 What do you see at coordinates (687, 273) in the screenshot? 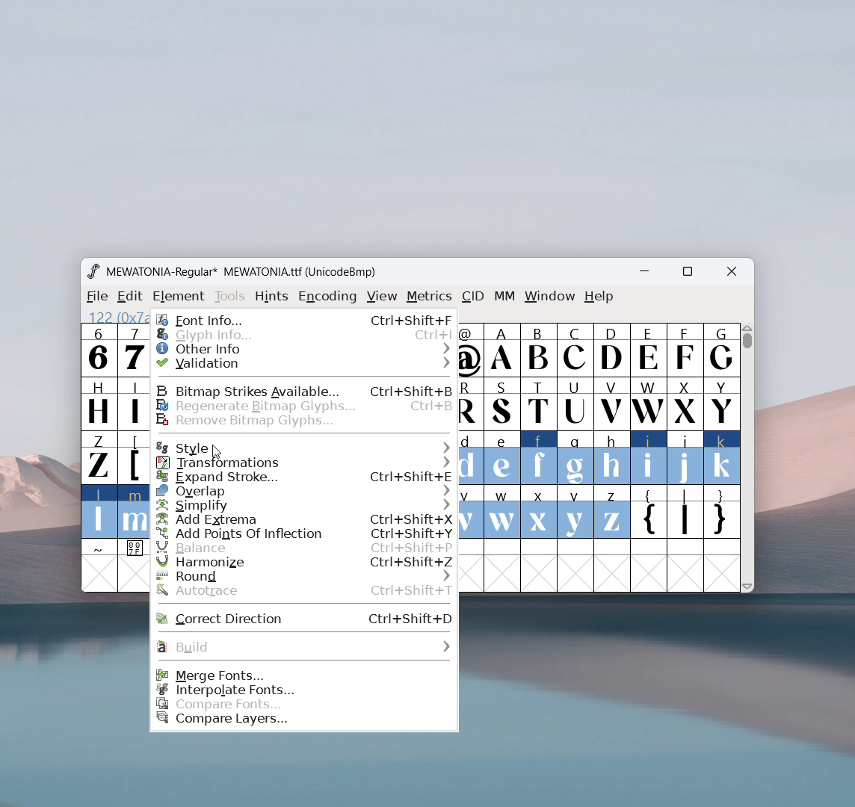
I see `maximize` at bounding box center [687, 273].